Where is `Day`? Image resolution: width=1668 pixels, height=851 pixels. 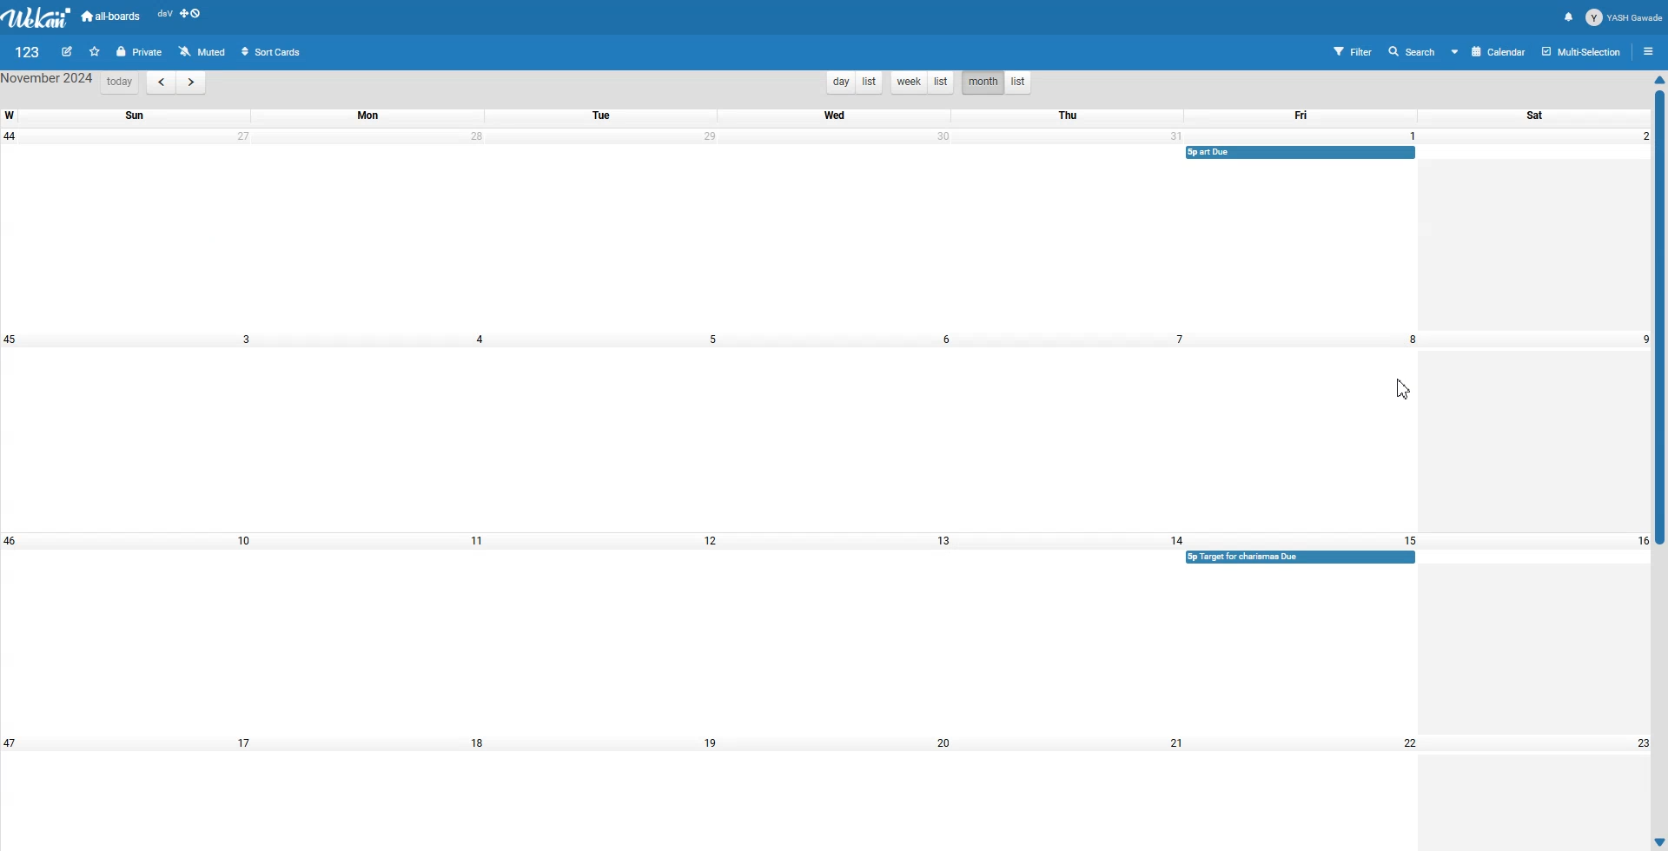
Day is located at coordinates (839, 82).